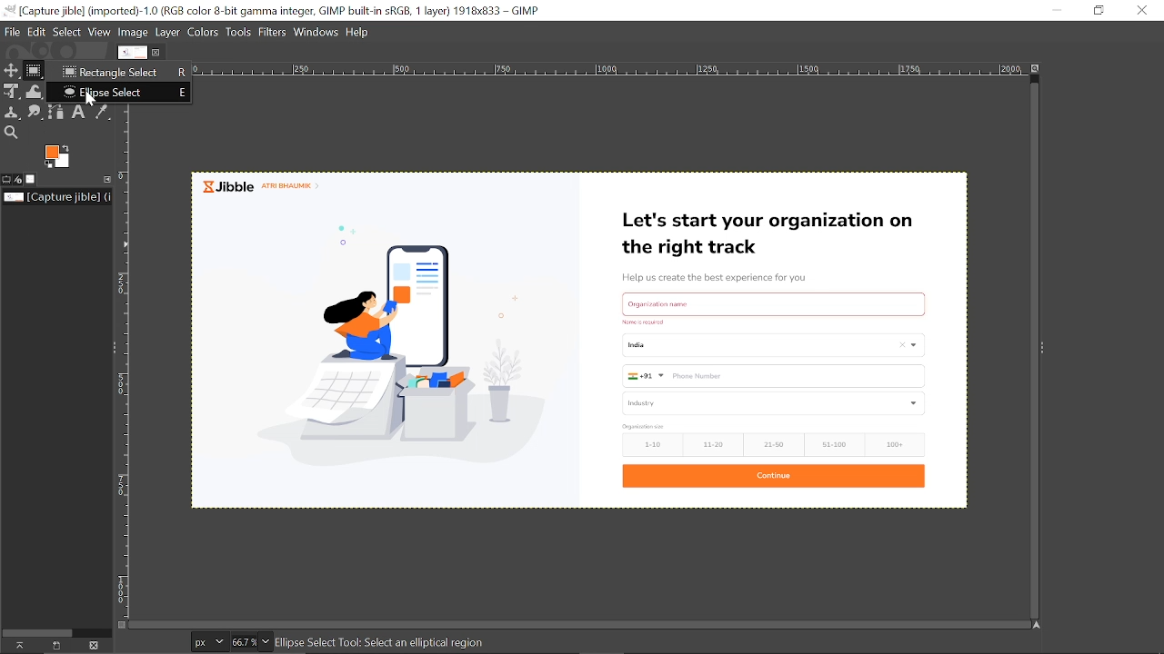 The width and height of the screenshot is (1164, 654). I want to click on Rectangular select, so click(33, 74).